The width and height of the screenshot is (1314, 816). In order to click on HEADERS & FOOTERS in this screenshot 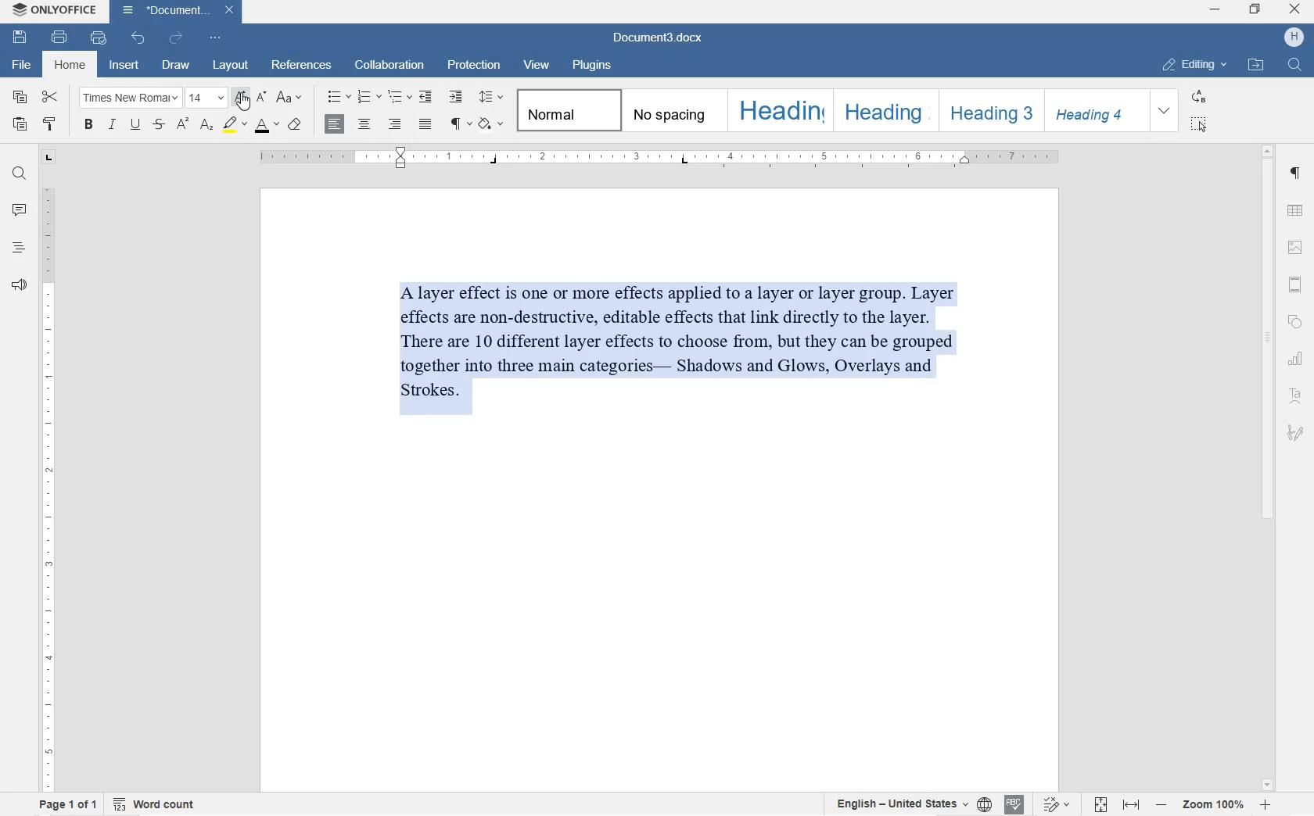, I will do `click(1297, 285)`.